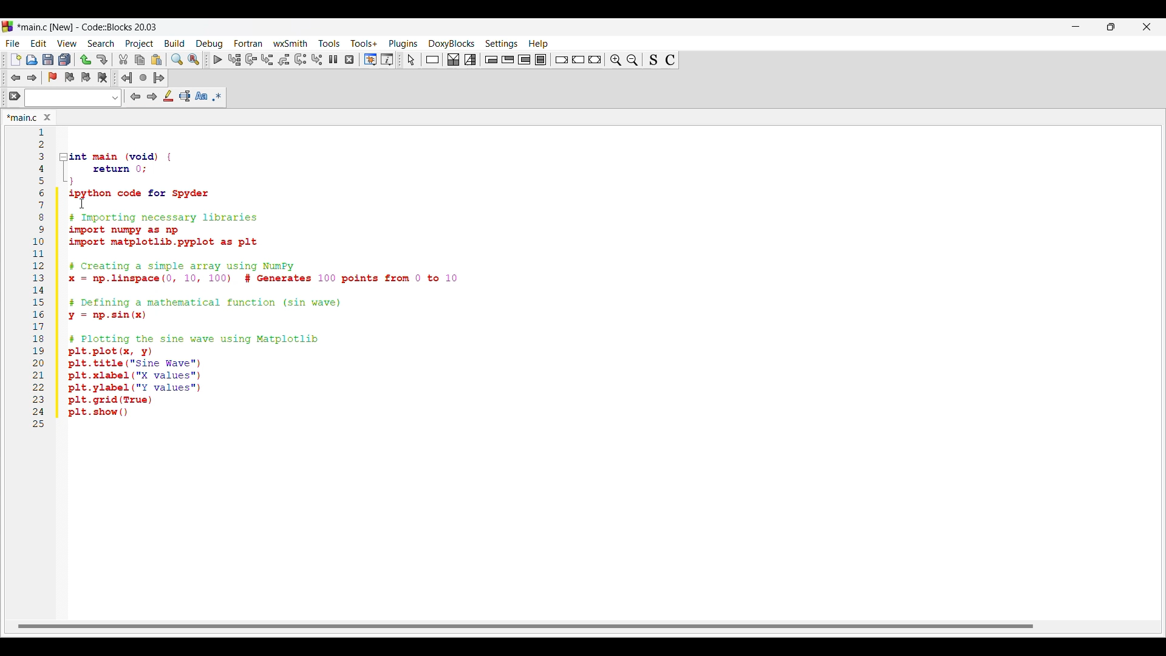 The width and height of the screenshot is (1166, 656). Describe the element at coordinates (1111, 27) in the screenshot. I see `Show in smaller tab` at that location.